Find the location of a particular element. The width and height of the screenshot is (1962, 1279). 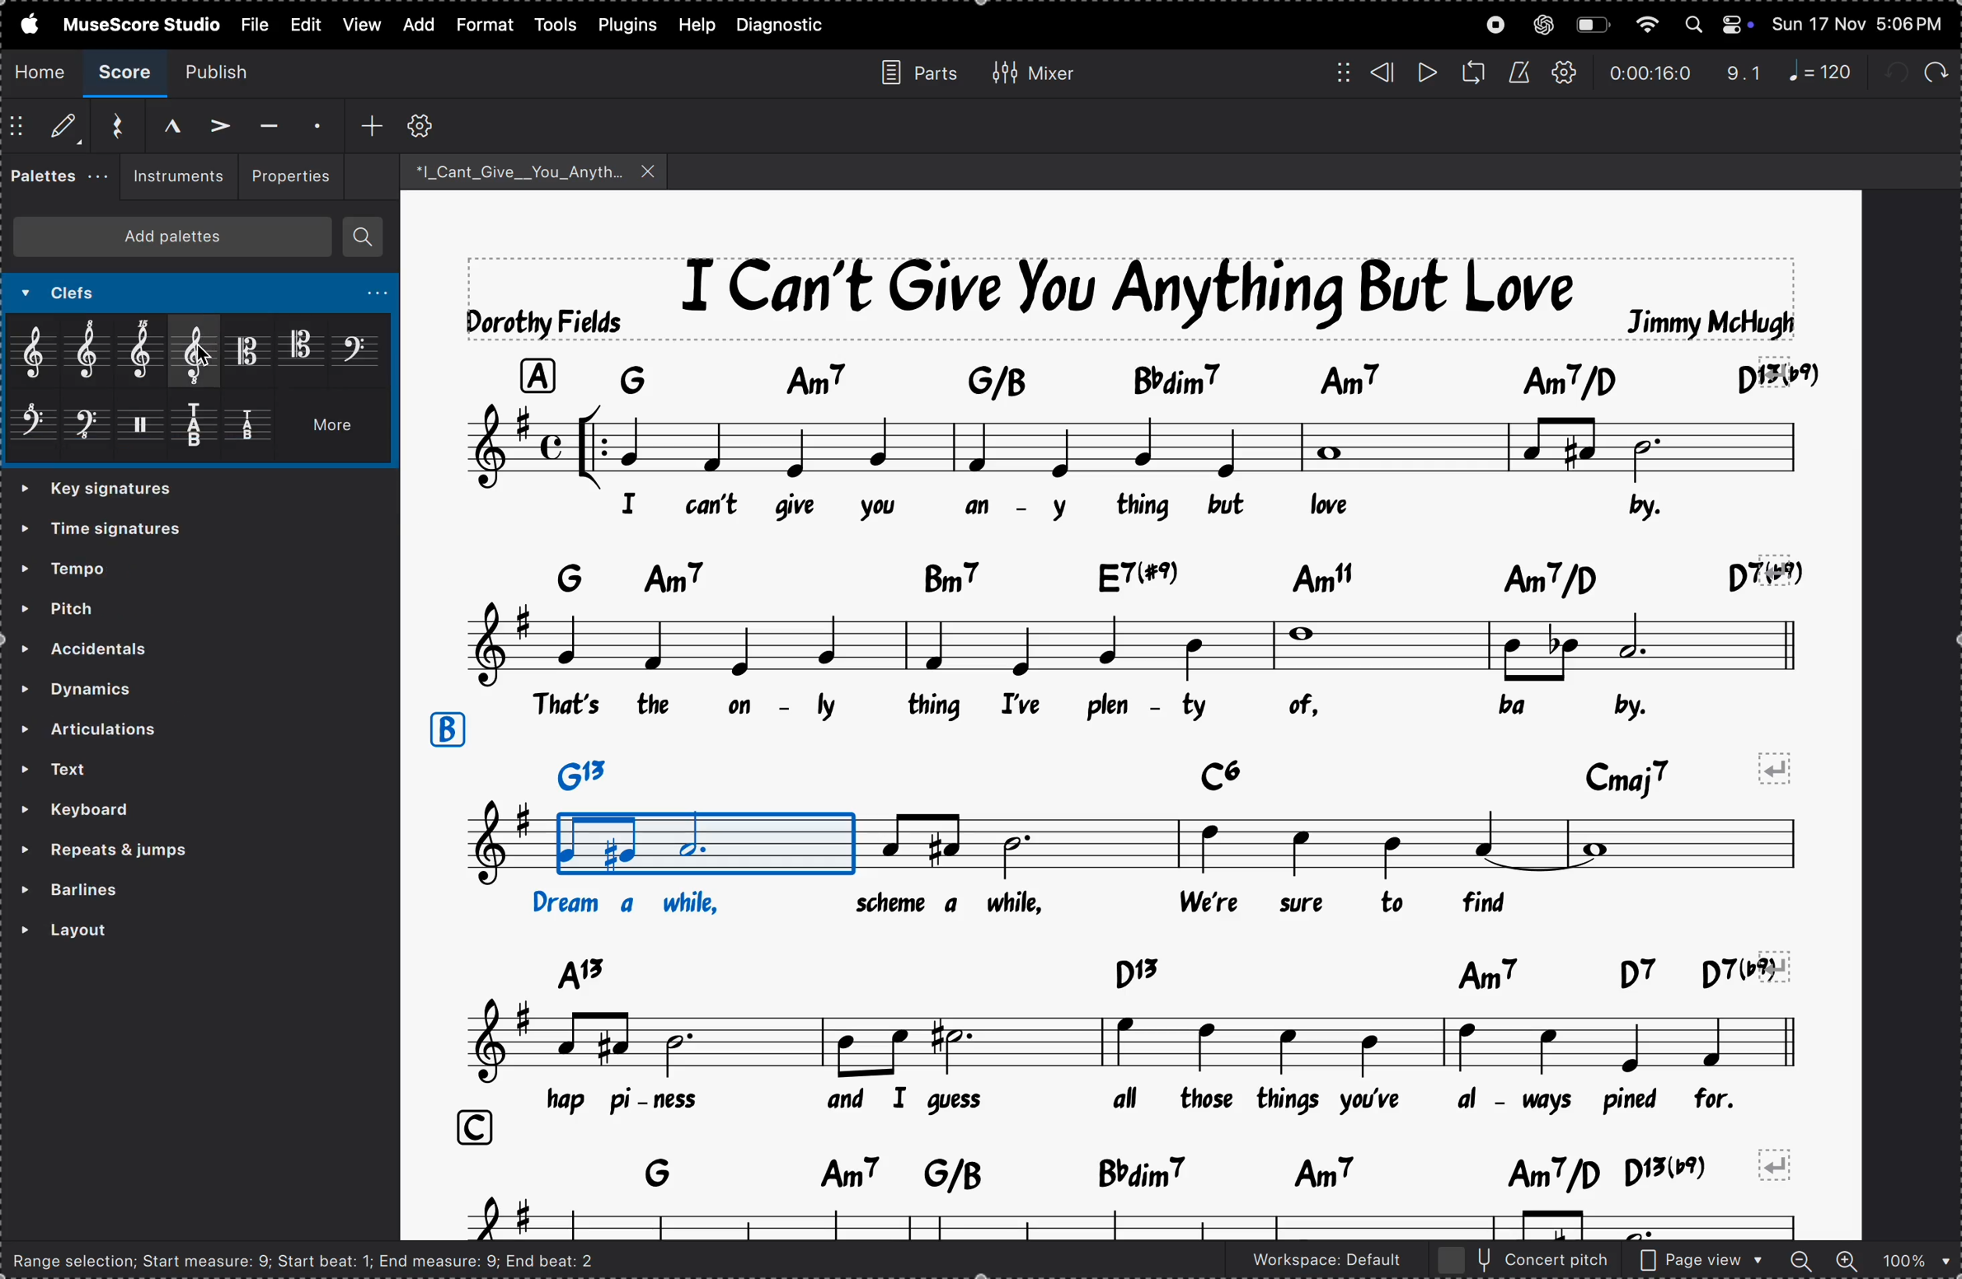

properties is located at coordinates (289, 174).